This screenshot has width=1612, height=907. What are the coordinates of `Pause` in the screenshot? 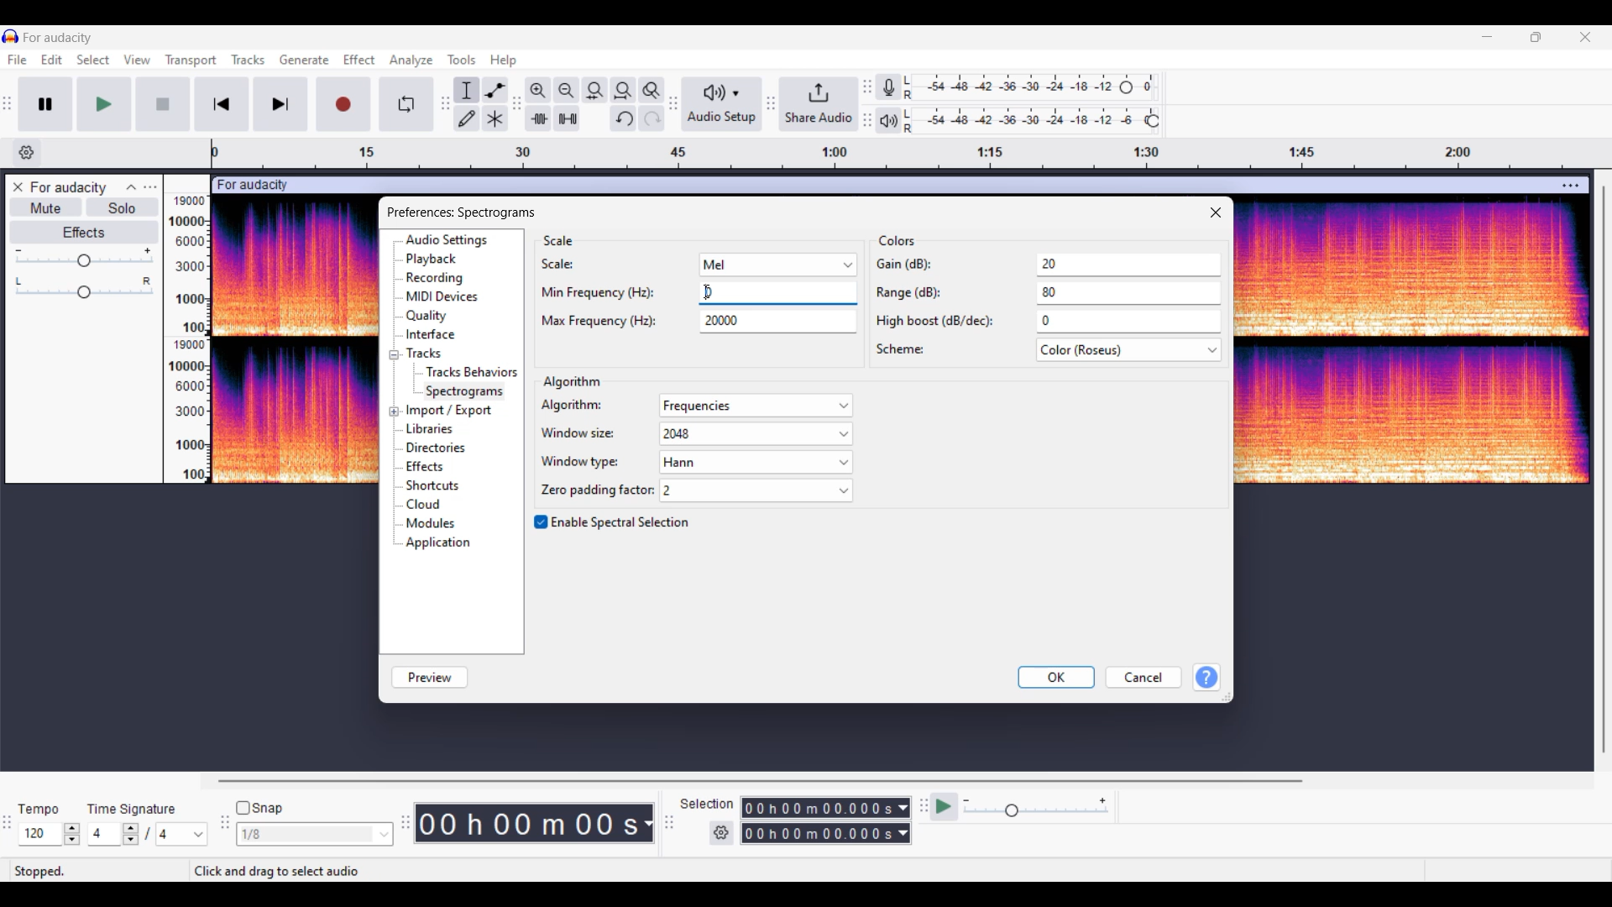 It's located at (46, 104).